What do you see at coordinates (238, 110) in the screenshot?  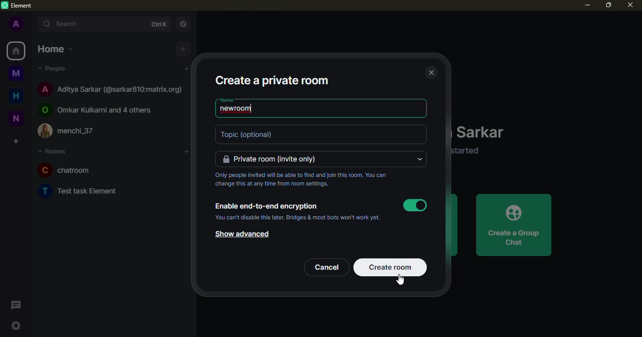 I see `newroom` at bounding box center [238, 110].